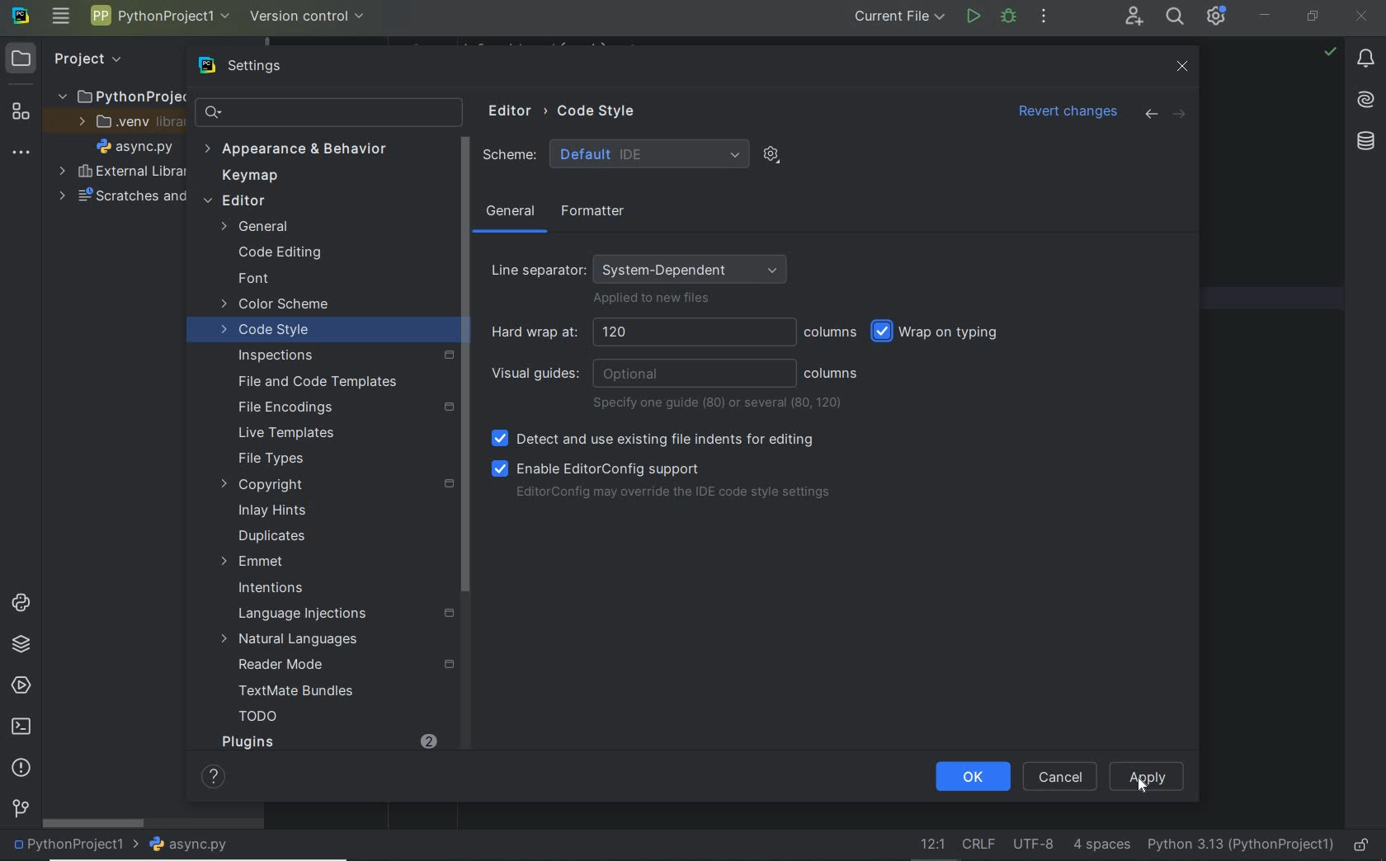  I want to click on python console, so click(21, 604).